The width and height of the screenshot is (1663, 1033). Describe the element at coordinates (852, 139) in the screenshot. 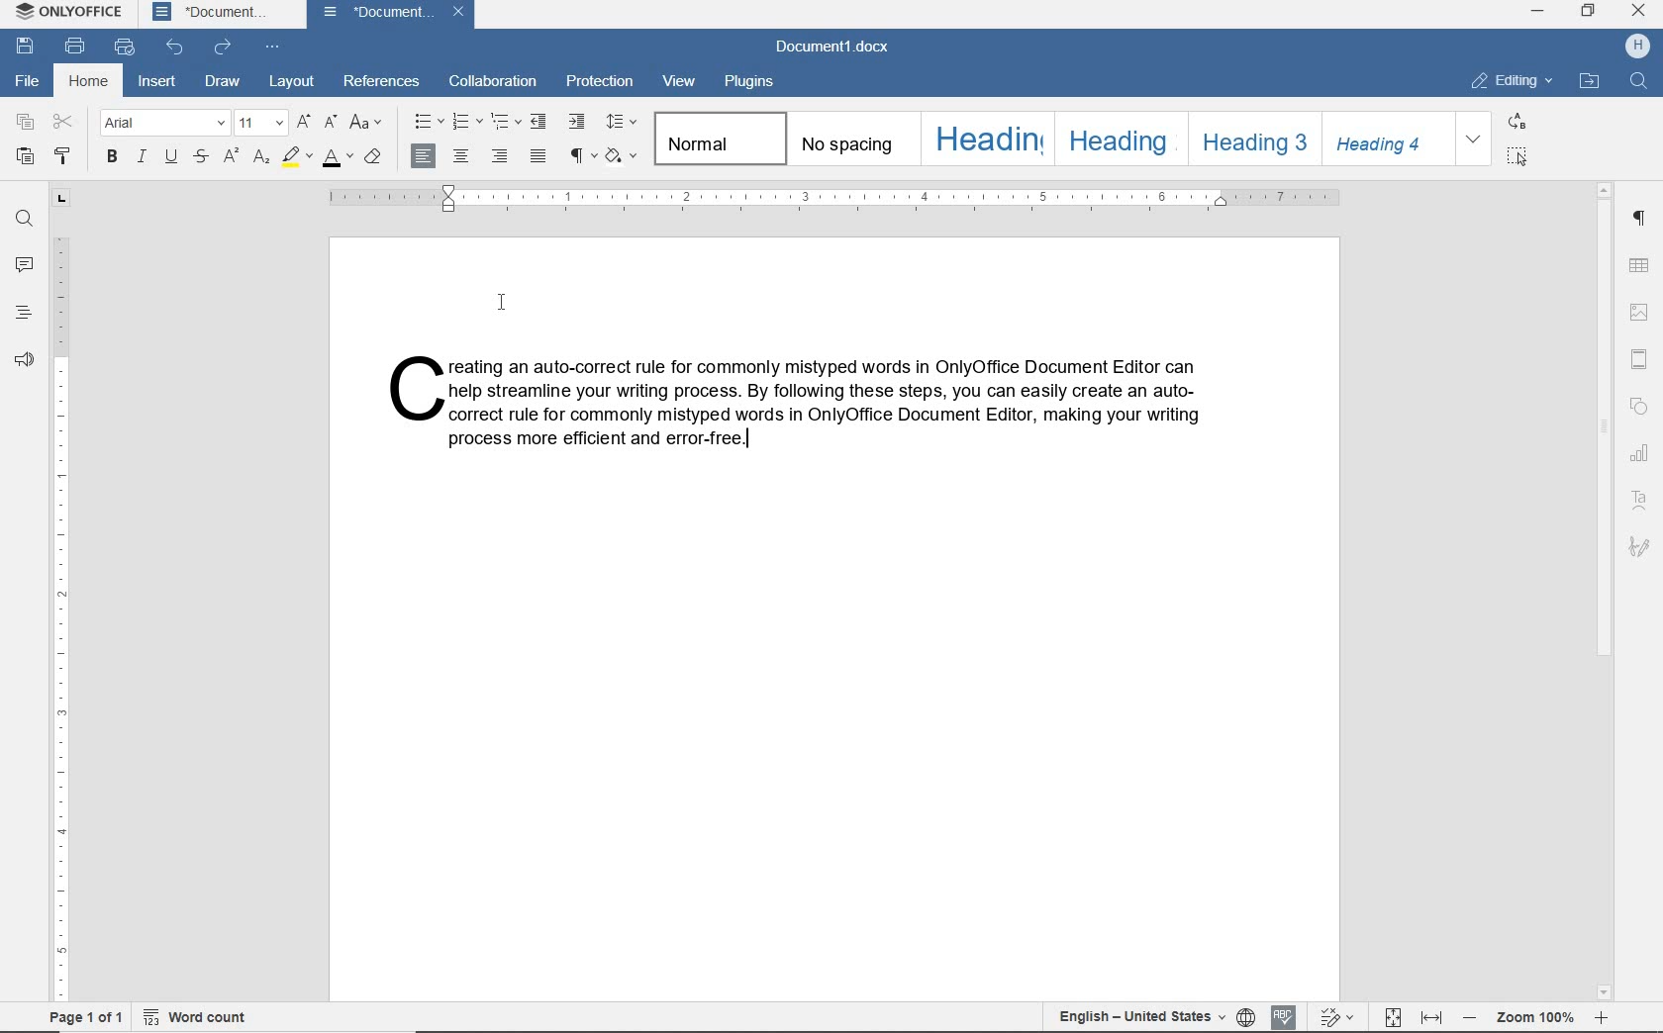

I see `NO SPACING` at that location.